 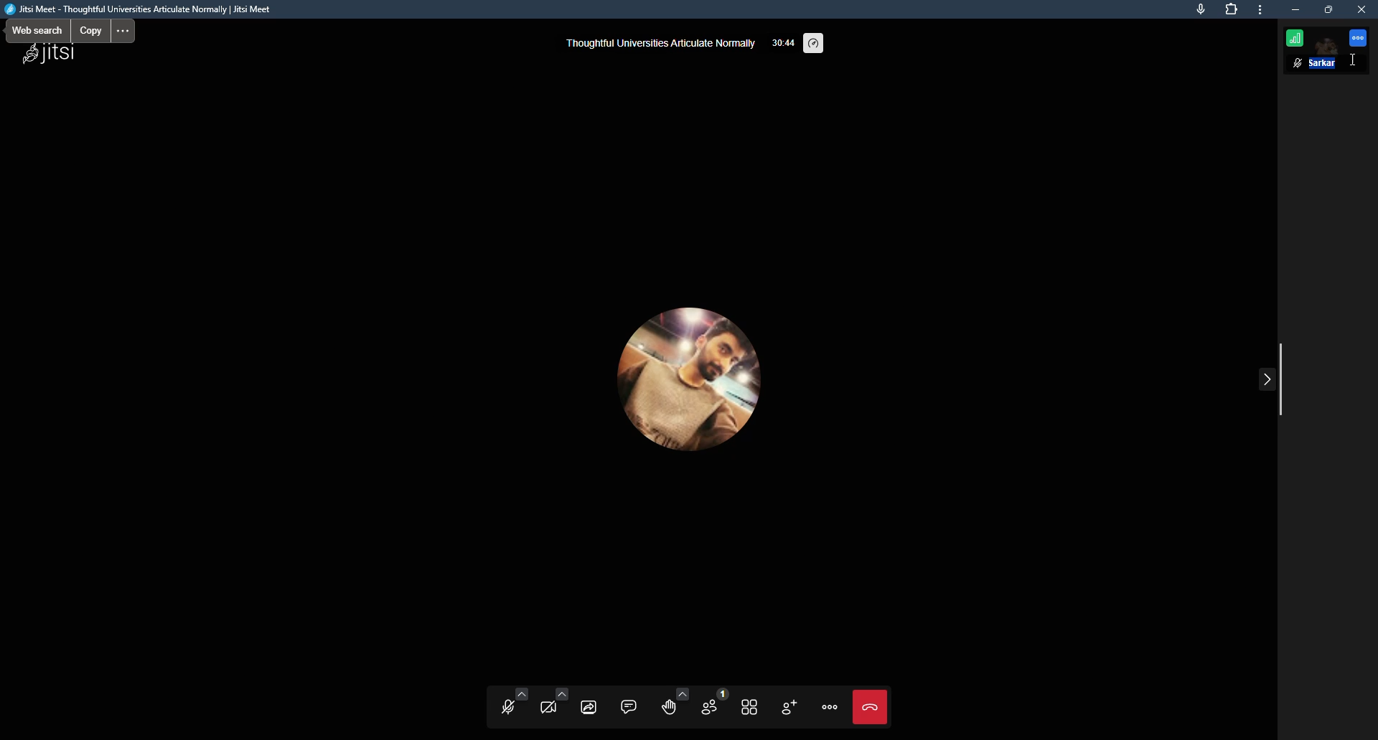 What do you see at coordinates (40, 33) in the screenshot?
I see `web search` at bounding box center [40, 33].